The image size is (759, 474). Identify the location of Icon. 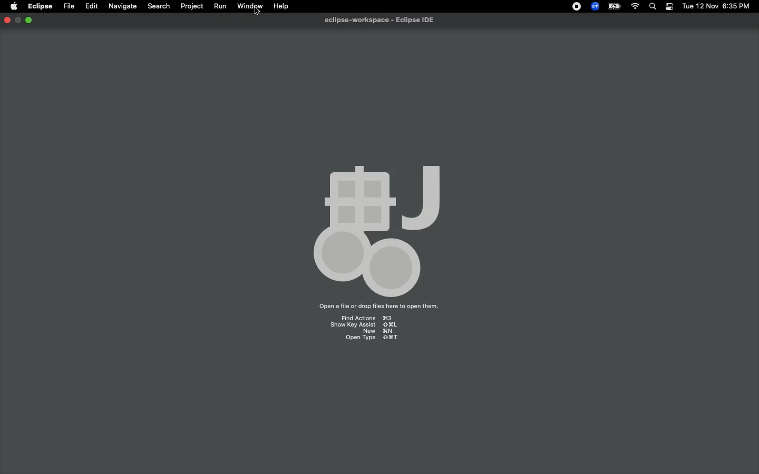
(381, 226).